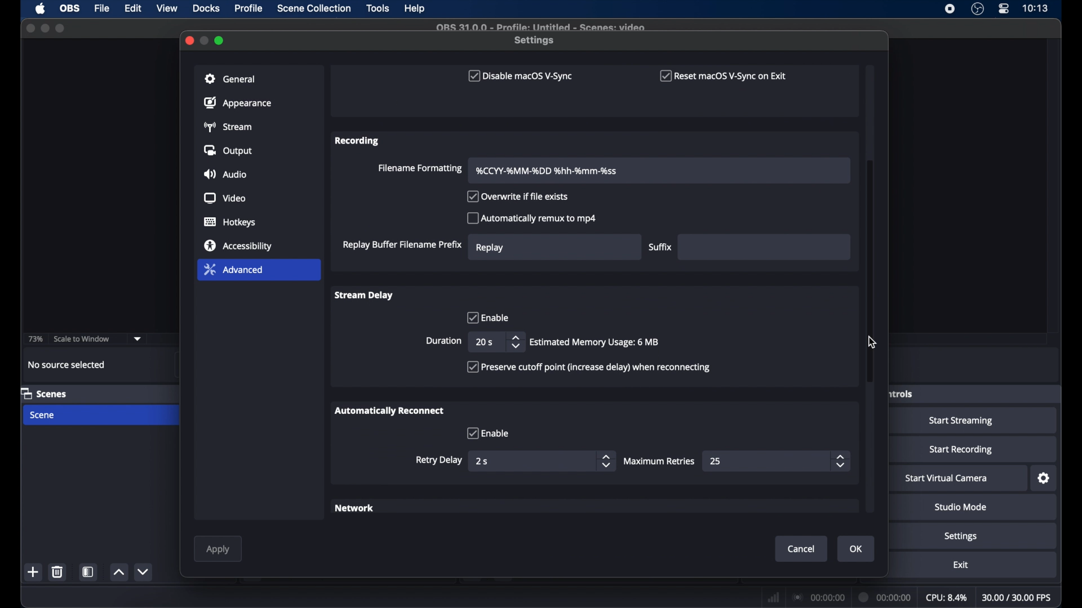  What do you see at coordinates (168, 8) in the screenshot?
I see `view` at bounding box center [168, 8].